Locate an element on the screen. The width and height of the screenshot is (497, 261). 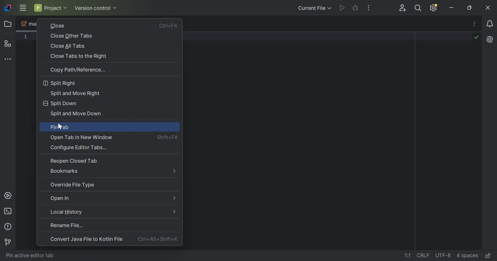
Project is located at coordinates (50, 8).